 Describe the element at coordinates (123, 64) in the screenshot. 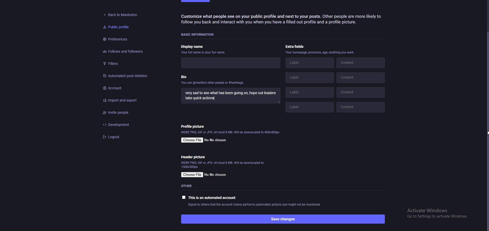

I see `Filters` at that location.